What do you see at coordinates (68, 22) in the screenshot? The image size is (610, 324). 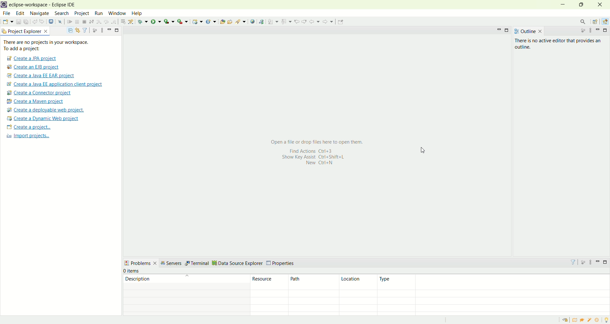 I see `resume` at bounding box center [68, 22].